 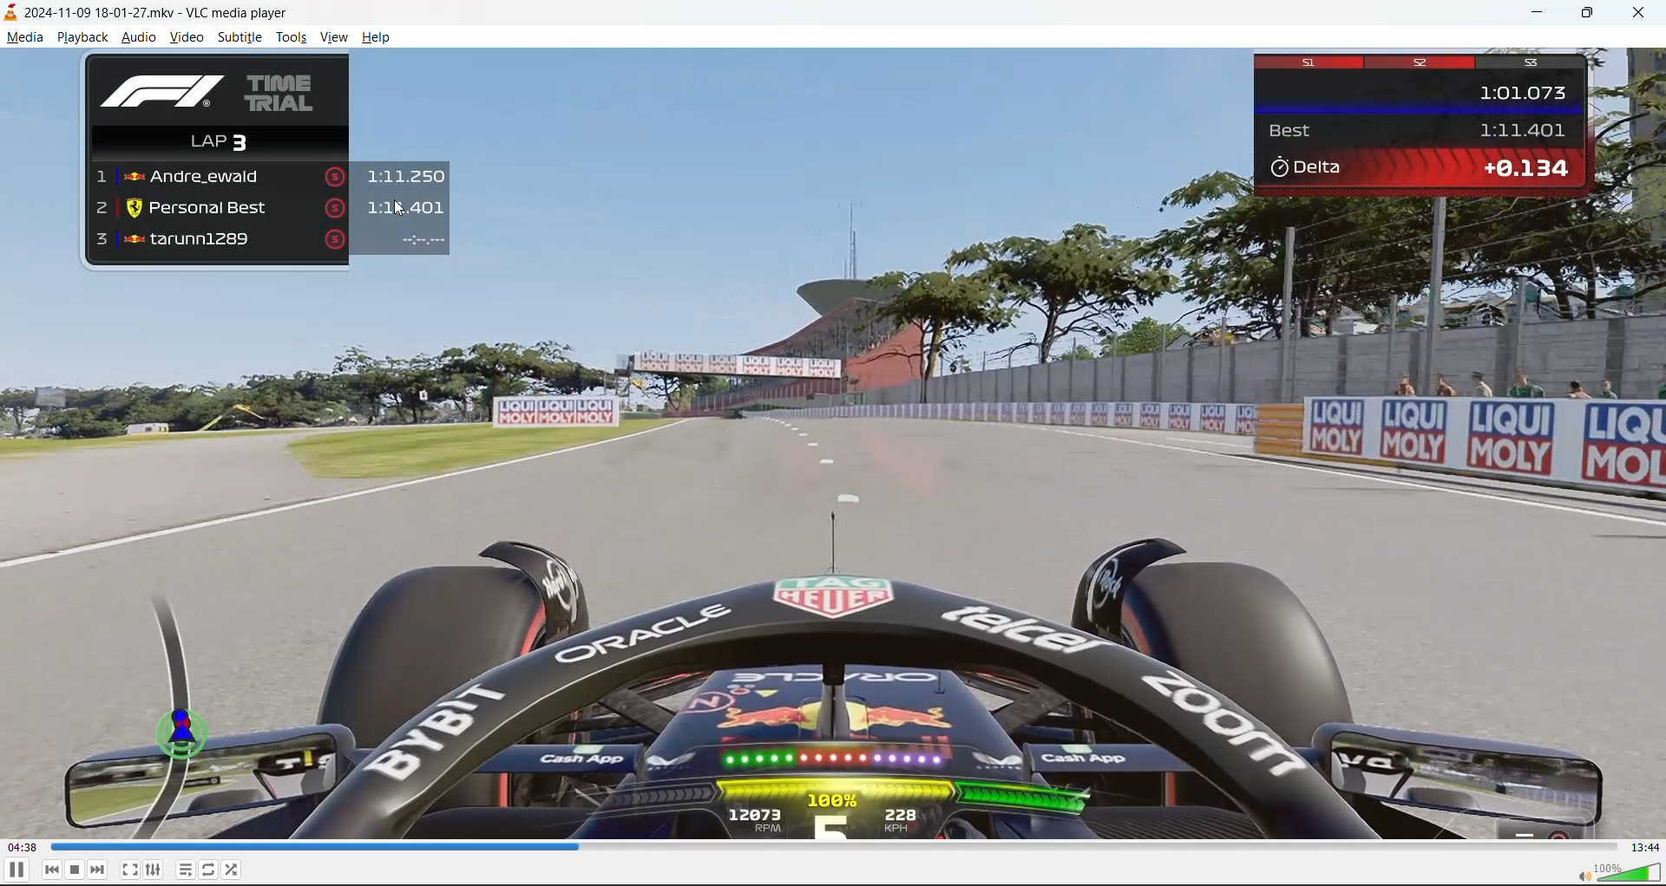 I want to click on playing video in which zoom is set to original, so click(x=833, y=442).